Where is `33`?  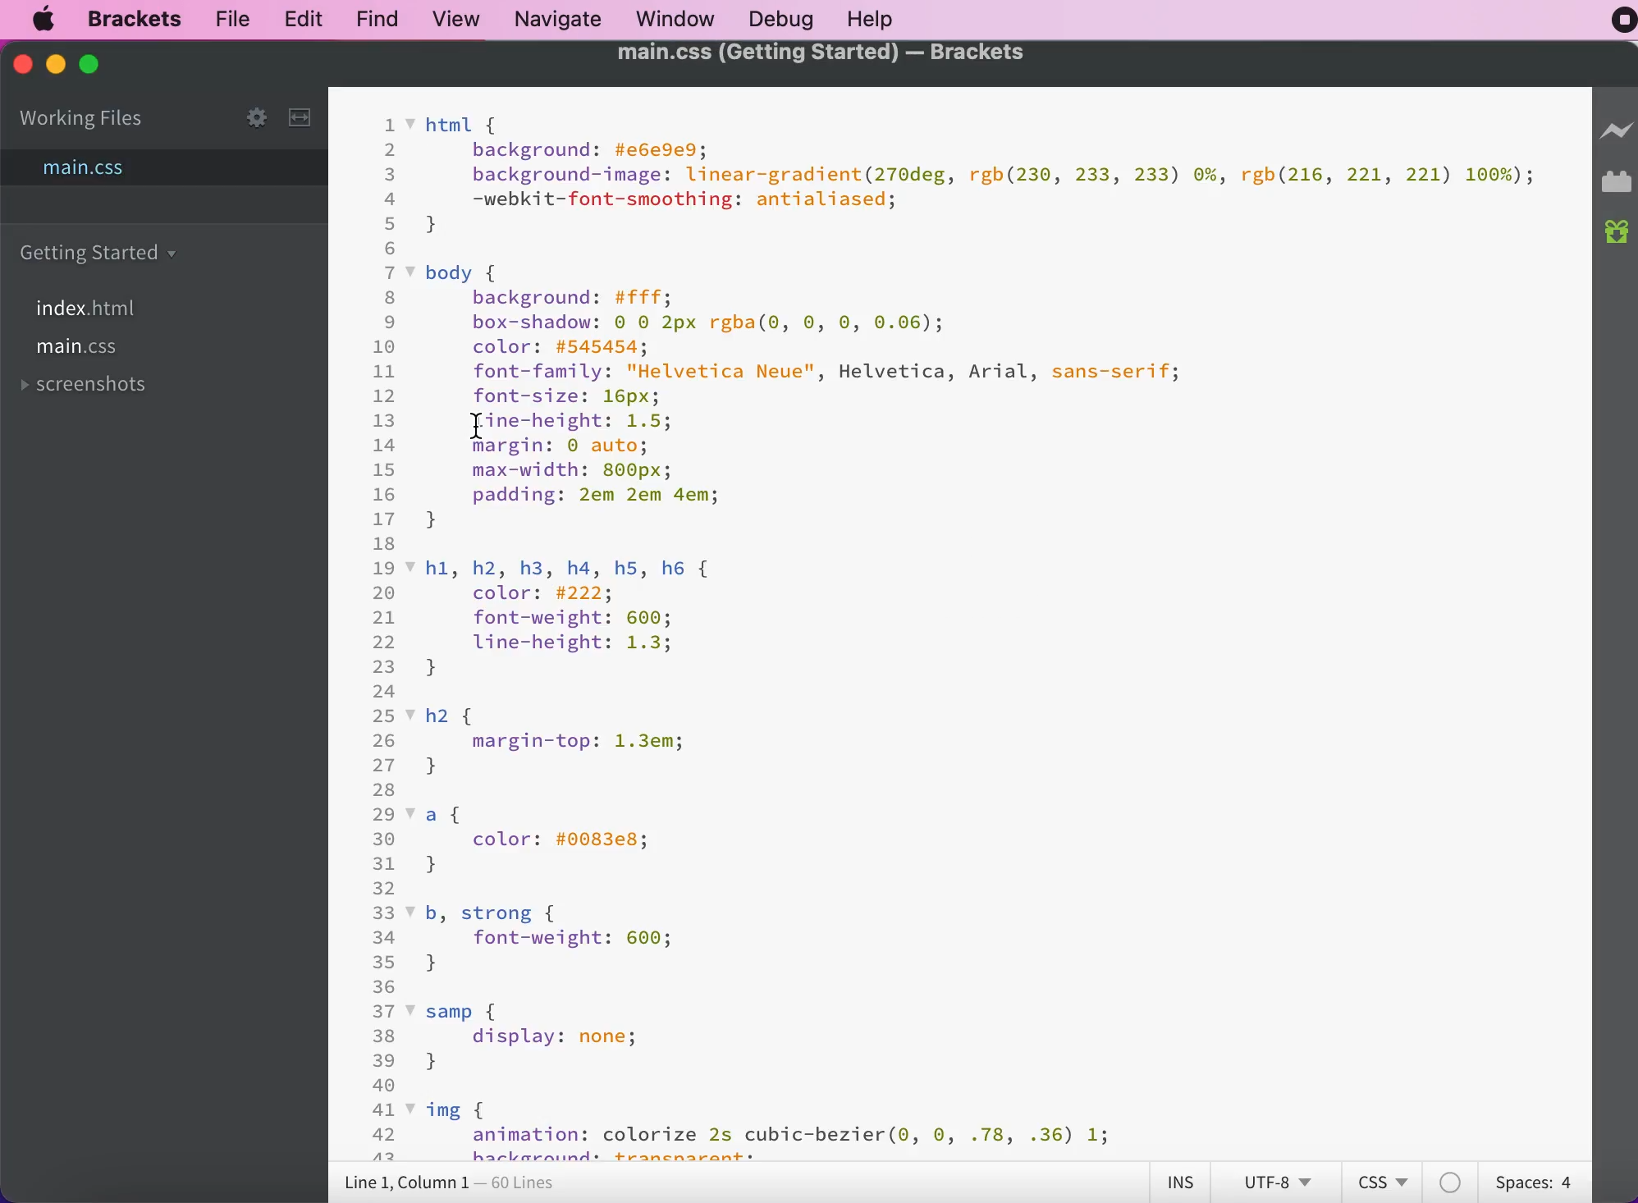
33 is located at coordinates (384, 914).